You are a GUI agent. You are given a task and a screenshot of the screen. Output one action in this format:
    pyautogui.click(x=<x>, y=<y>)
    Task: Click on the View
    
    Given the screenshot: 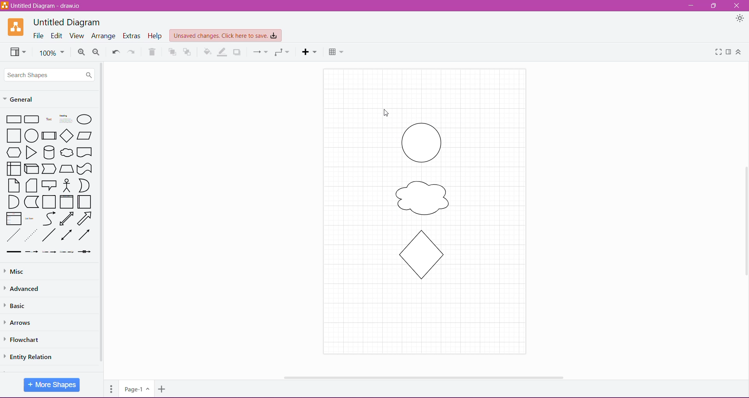 What is the action you would take?
    pyautogui.click(x=16, y=51)
    